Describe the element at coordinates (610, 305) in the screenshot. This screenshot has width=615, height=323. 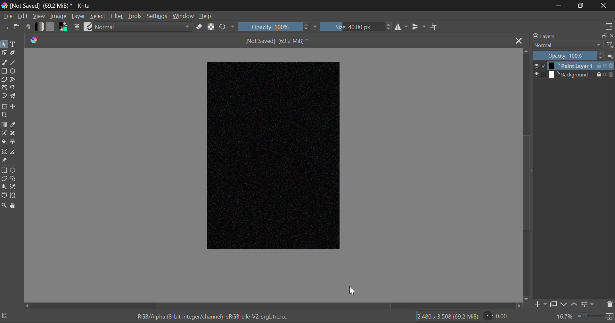
I see `Delete Layer` at that location.